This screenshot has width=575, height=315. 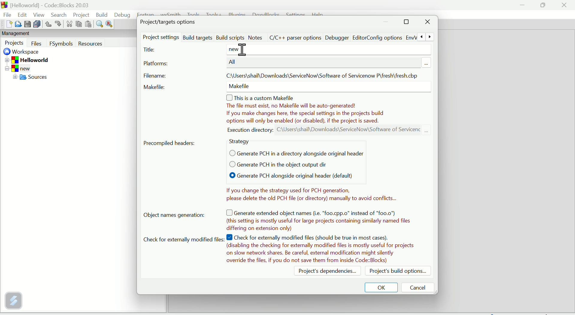 What do you see at coordinates (309, 193) in the screenshot?
I see `Notes` at bounding box center [309, 193].